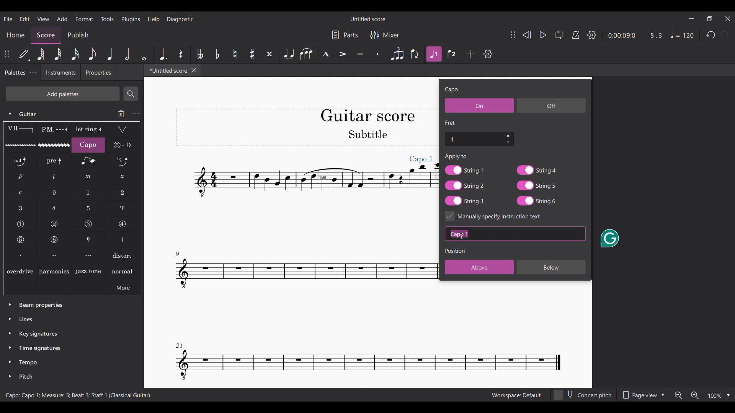 This screenshot has width=735, height=413. What do you see at coordinates (122, 224) in the screenshot?
I see `String number 4` at bounding box center [122, 224].